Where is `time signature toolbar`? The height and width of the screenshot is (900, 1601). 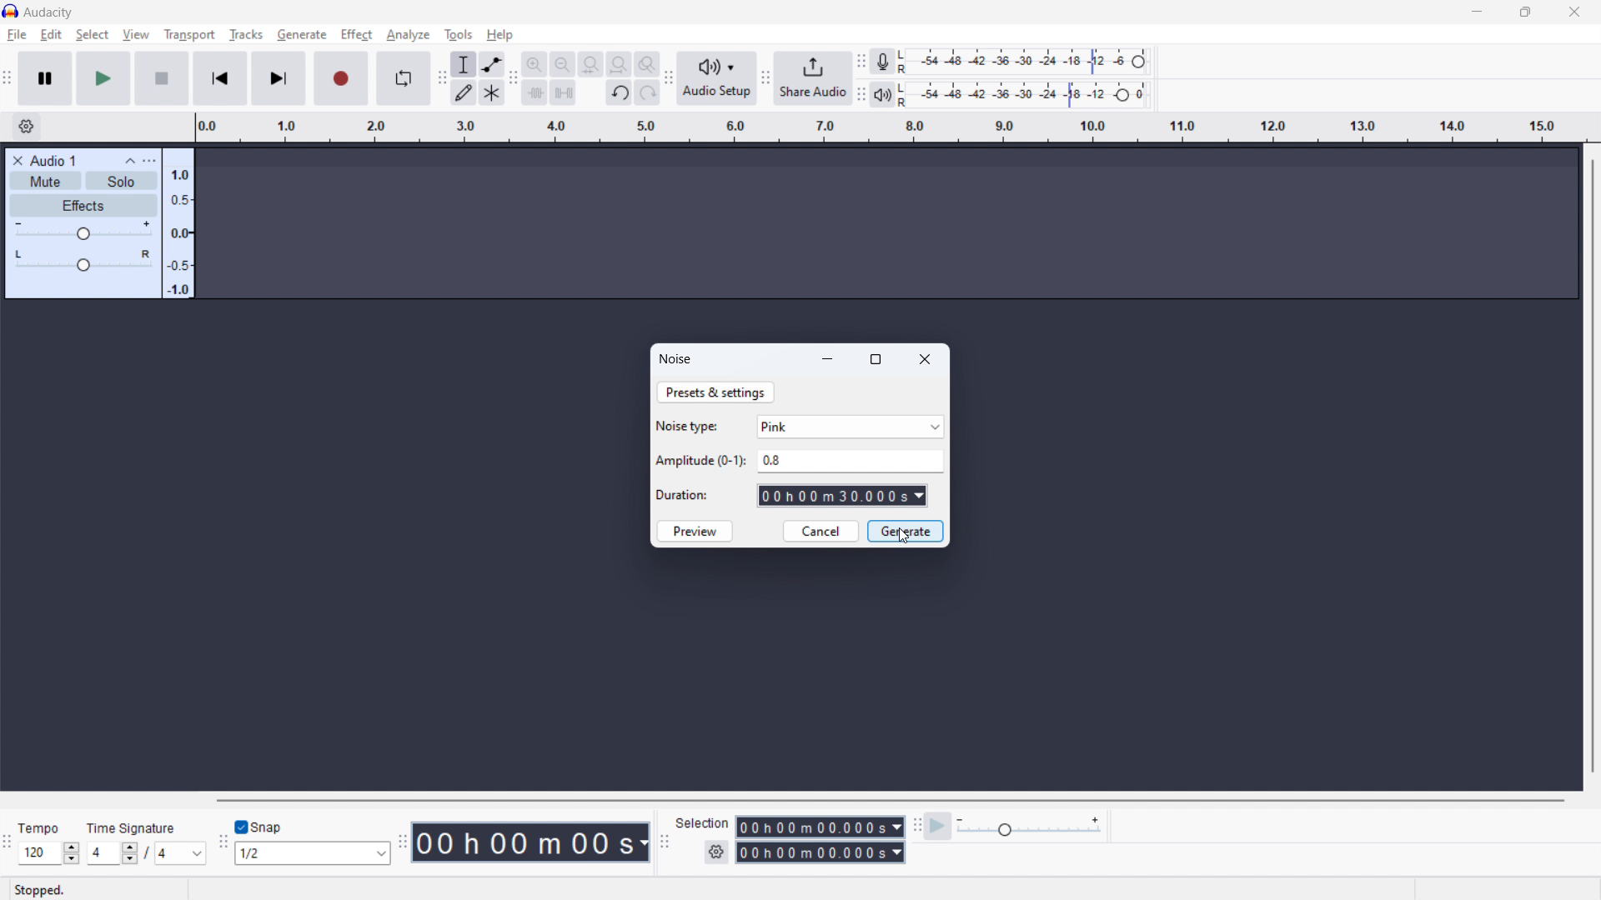
time signature toolbar is located at coordinates (8, 844).